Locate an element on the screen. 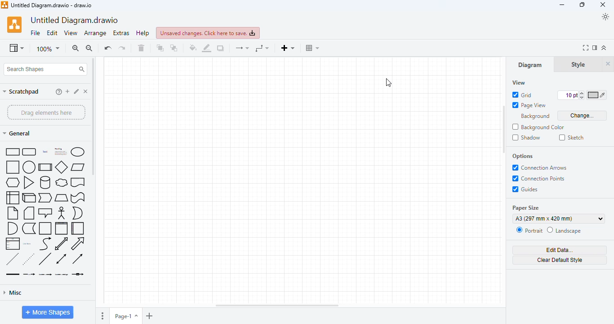  add is located at coordinates (67, 91).